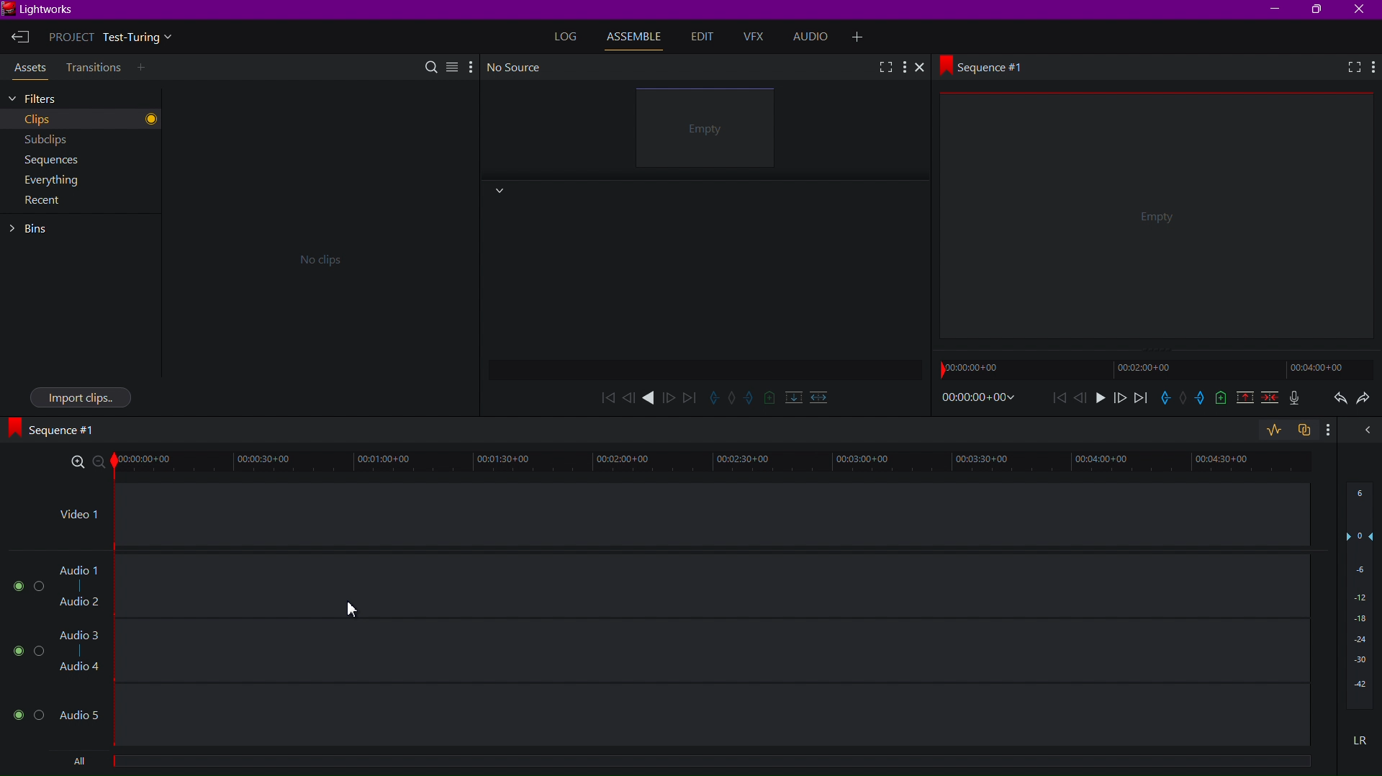  I want to click on Buttons, so click(22, 586).